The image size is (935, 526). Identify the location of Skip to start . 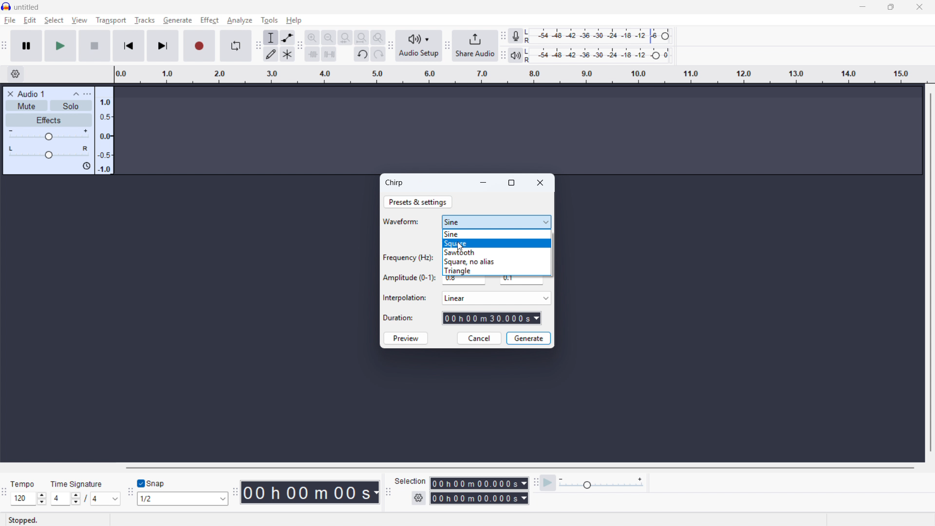
(129, 46).